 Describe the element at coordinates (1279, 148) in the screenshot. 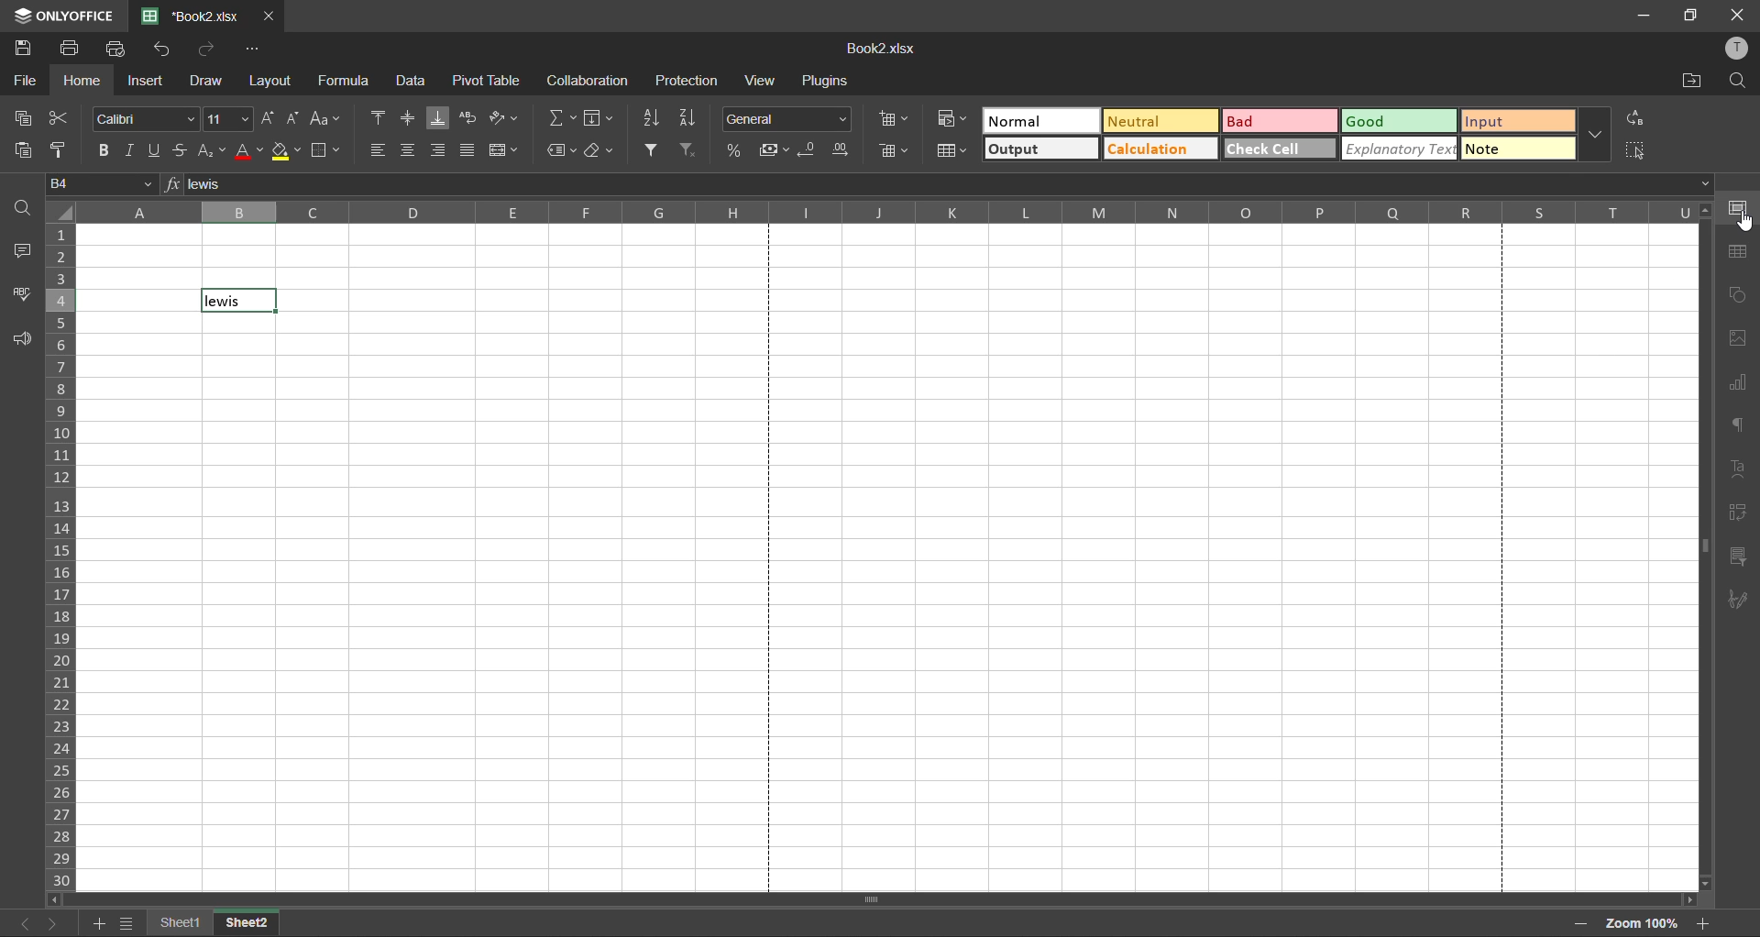

I see `check cell` at that location.